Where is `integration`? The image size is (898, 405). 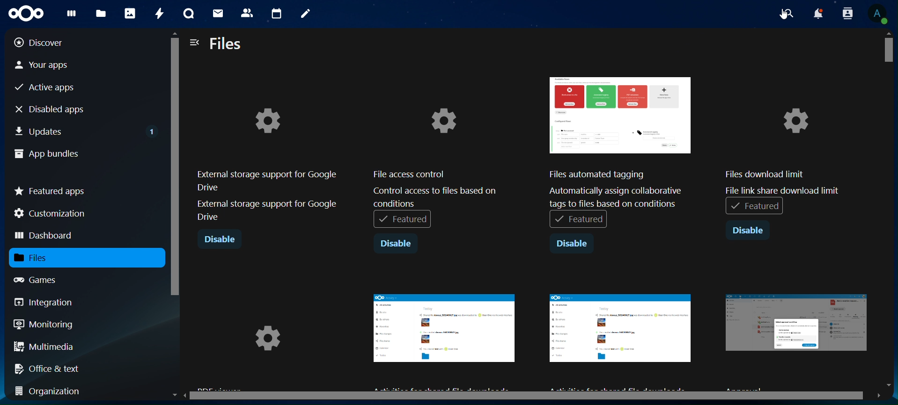
integration is located at coordinates (51, 302).